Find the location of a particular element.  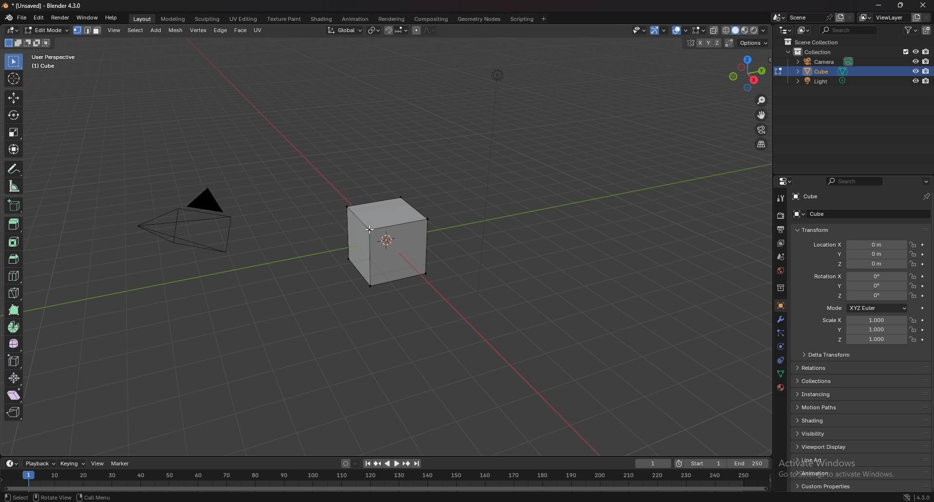

camera is located at coordinates (195, 223).